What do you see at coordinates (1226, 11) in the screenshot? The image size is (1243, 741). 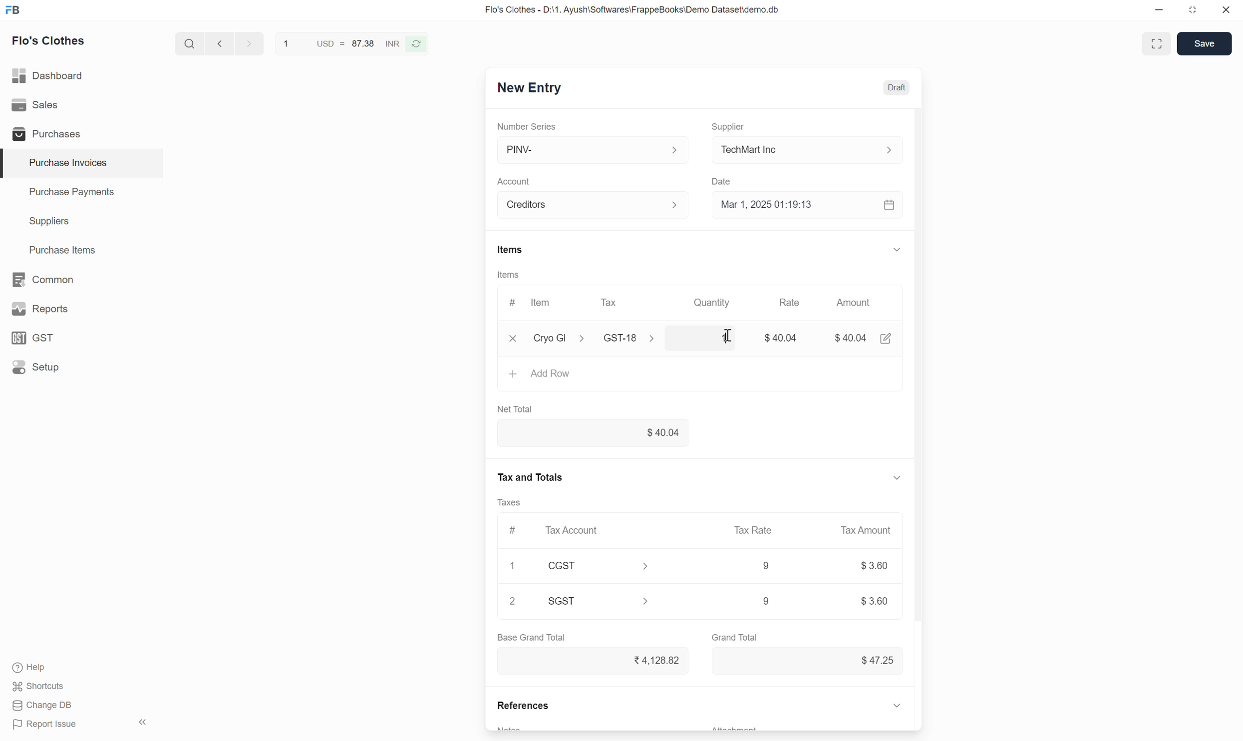 I see `close` at bounding box center [1226, 11].